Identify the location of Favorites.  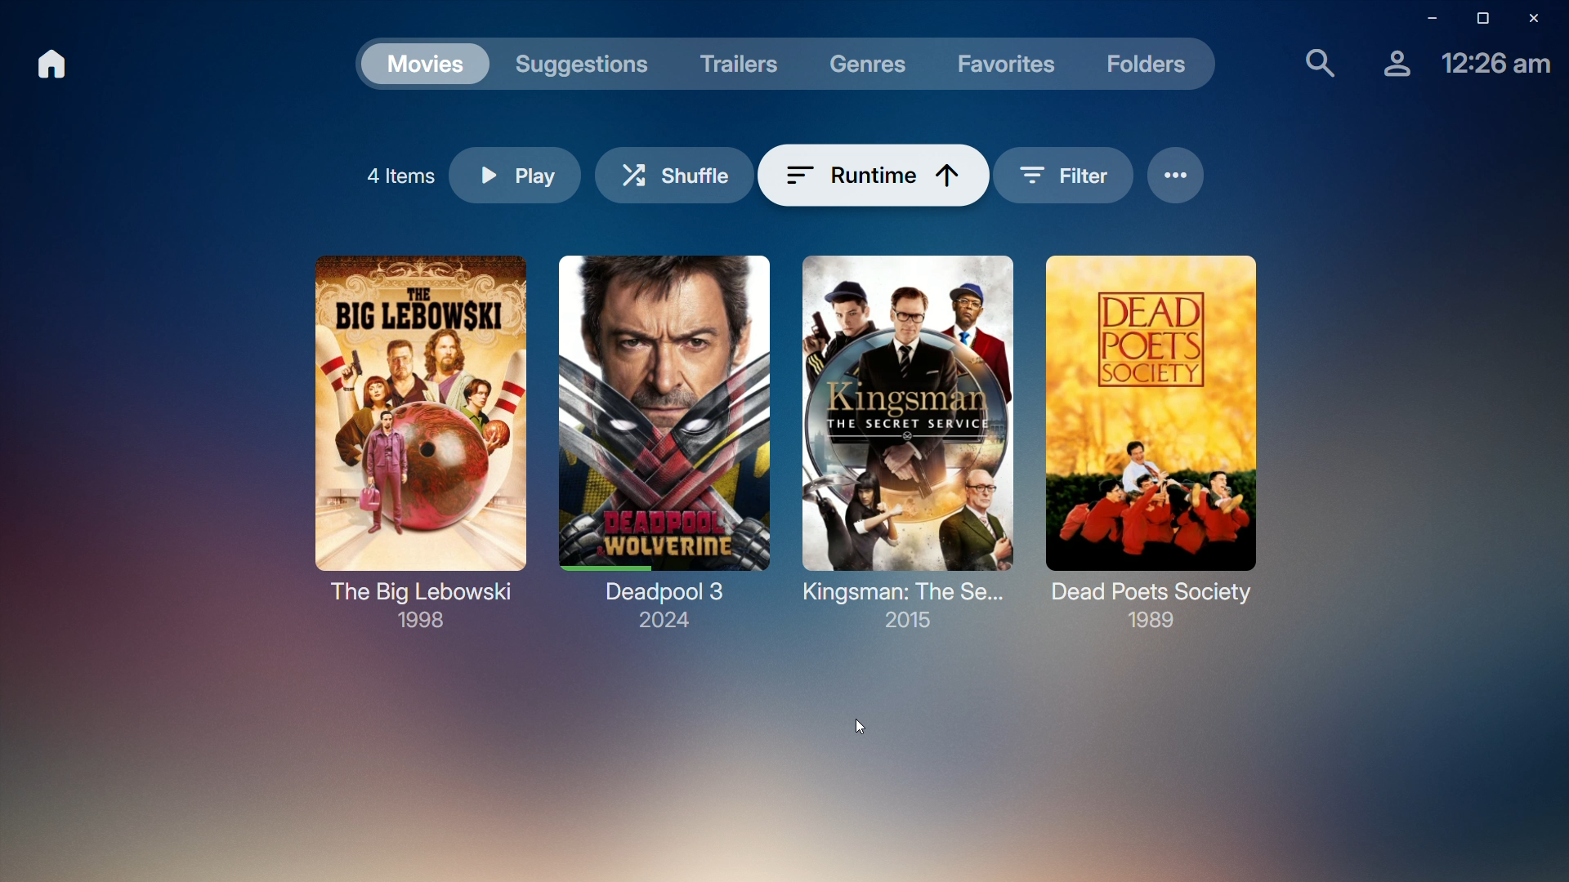
(1008, 64).